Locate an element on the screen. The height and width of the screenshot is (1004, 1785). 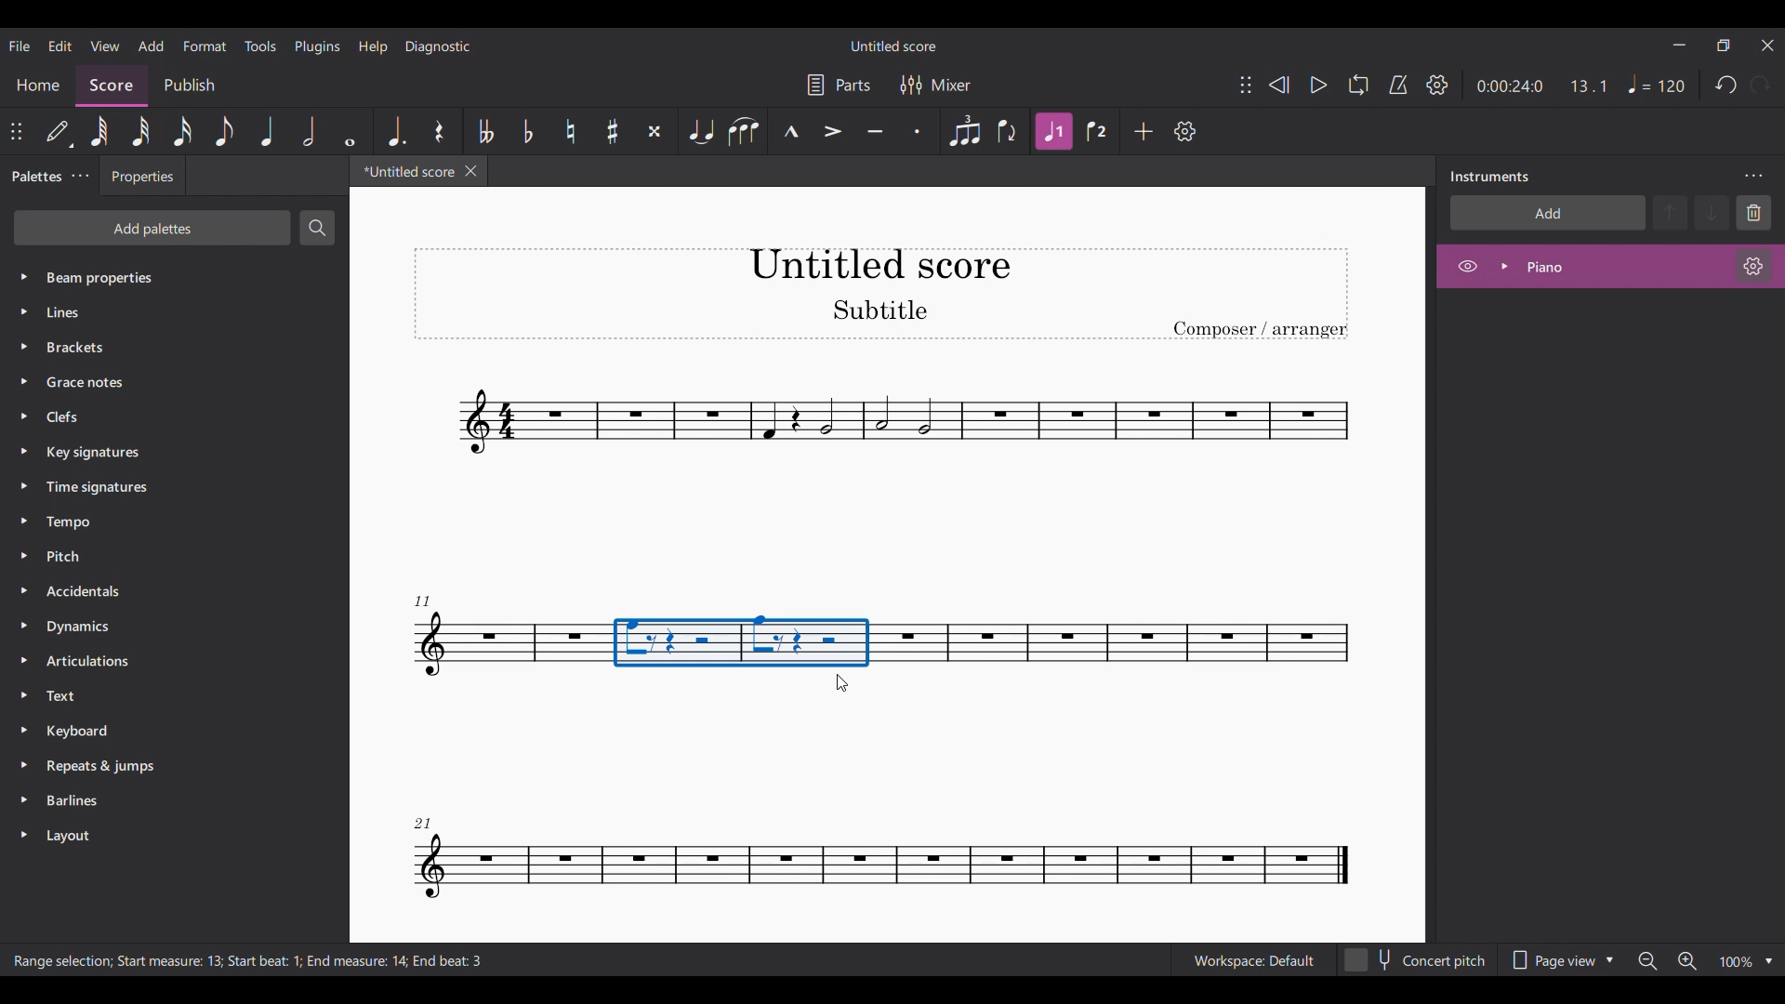
File menu is located at coordinates (19, 46).